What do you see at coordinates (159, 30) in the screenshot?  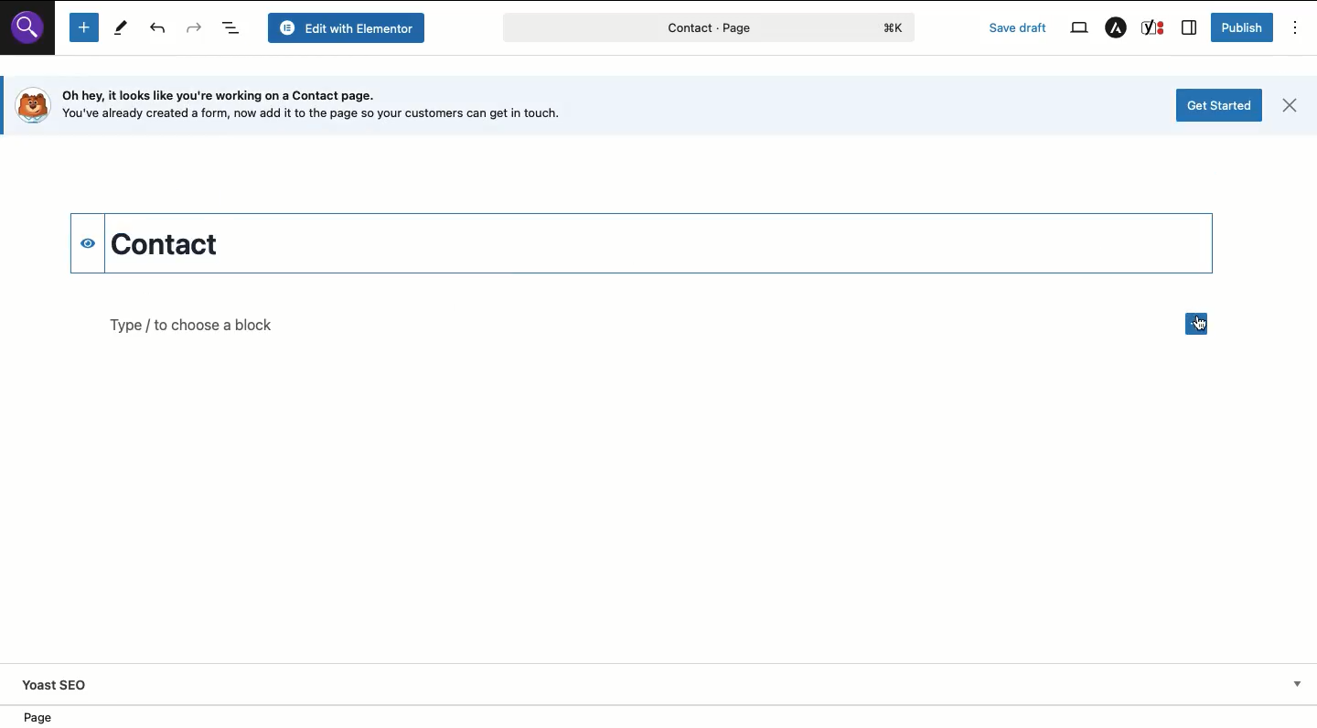 I see `Undo` at bounding box center [159, 30].